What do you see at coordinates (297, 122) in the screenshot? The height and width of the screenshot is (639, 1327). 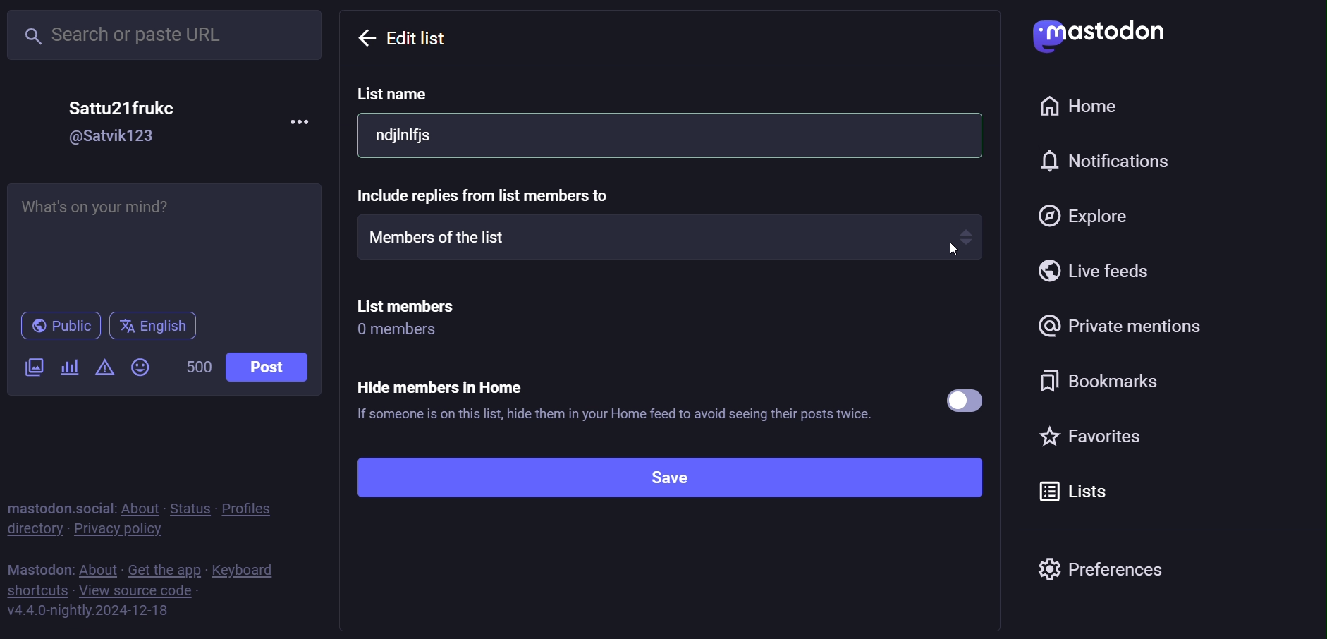 I see `more` at bounding box center [297, 122].